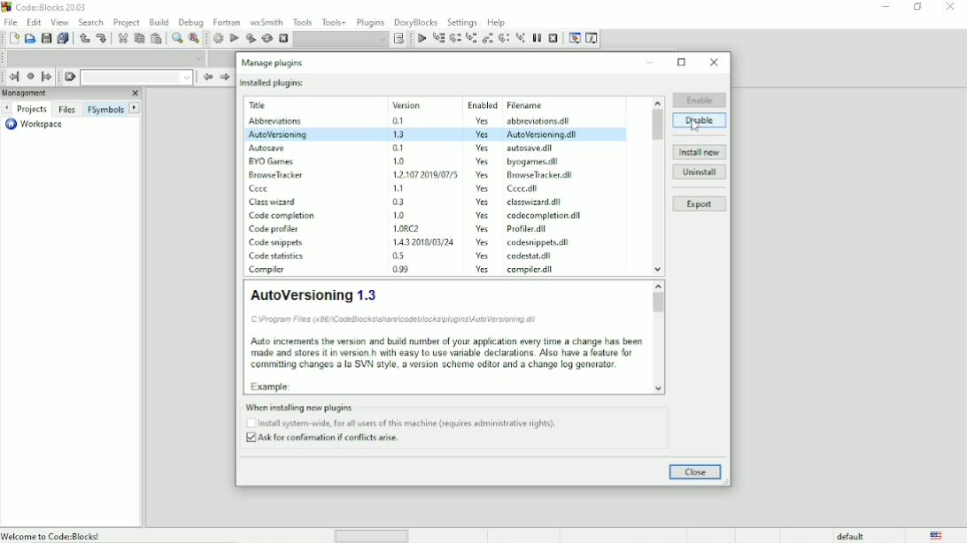 The image size is (967, 543). I want to click on Jump forward, so click(47, 77).